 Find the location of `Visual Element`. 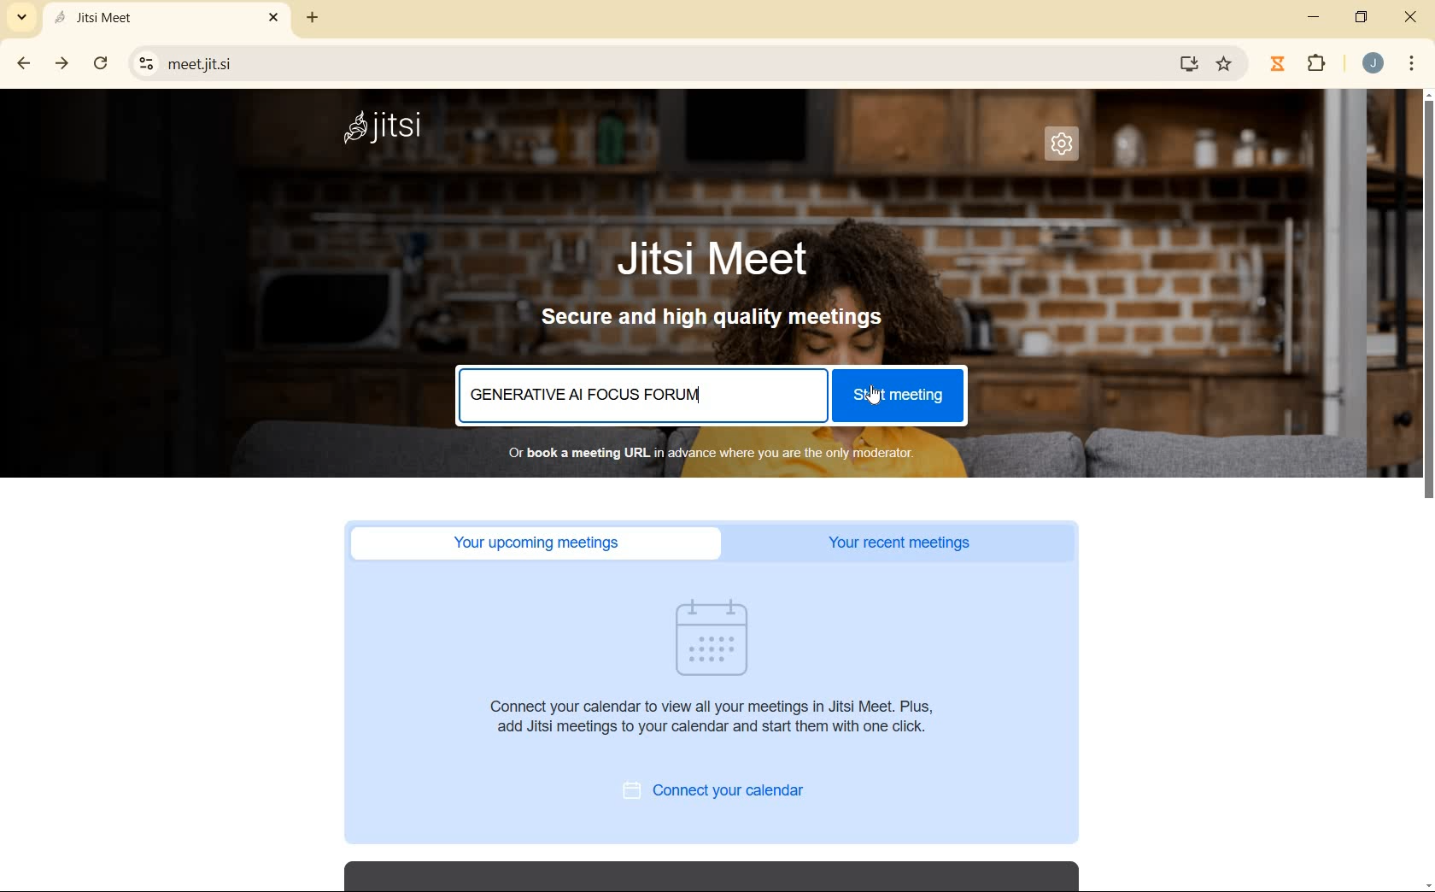

Visual Element is located at coordinates (713, 637).